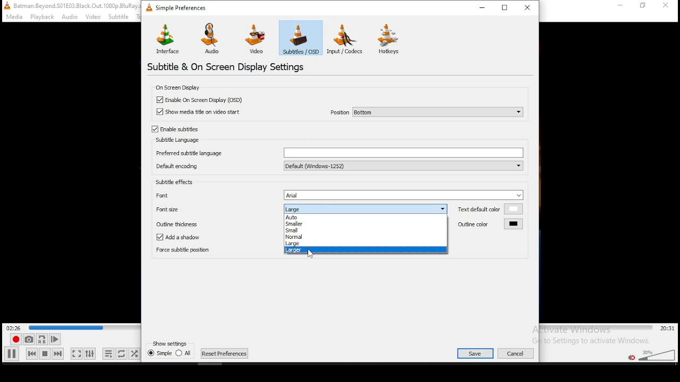 The image size is (680, 382). What do you see at coordinates (216, 223) in the screenshot?
I see `outline thickness ` at bounding box center [216, 223].